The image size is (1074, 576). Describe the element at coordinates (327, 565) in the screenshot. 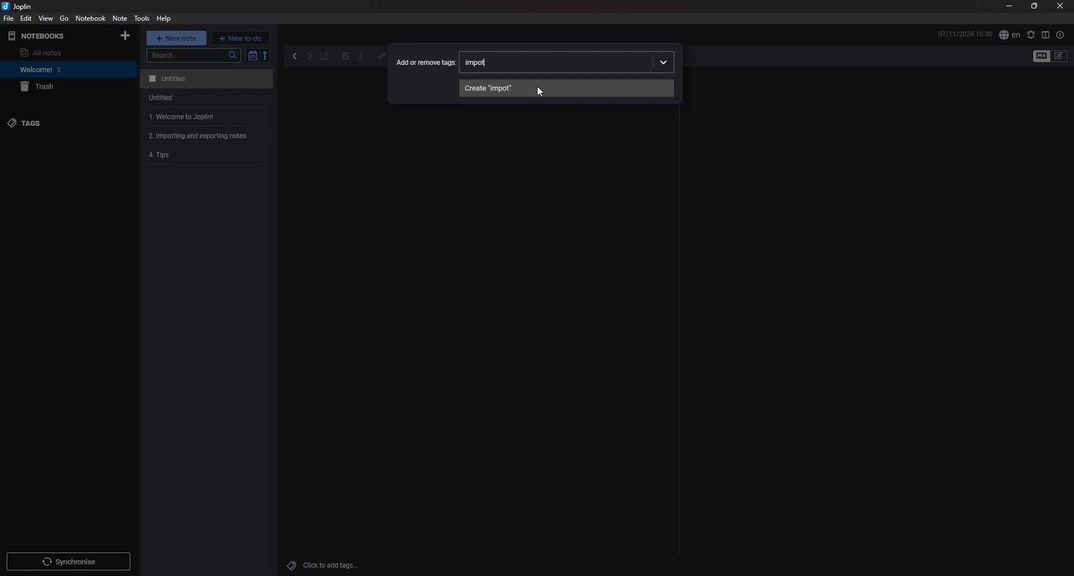

I see `add tags` at that location.